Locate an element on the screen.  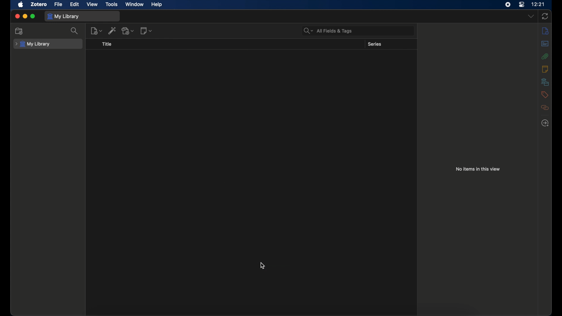
close is located at coordinates (18, 16).